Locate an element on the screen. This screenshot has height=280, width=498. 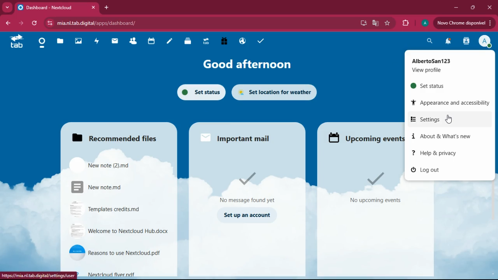
about is located at coordinates (446, 137).